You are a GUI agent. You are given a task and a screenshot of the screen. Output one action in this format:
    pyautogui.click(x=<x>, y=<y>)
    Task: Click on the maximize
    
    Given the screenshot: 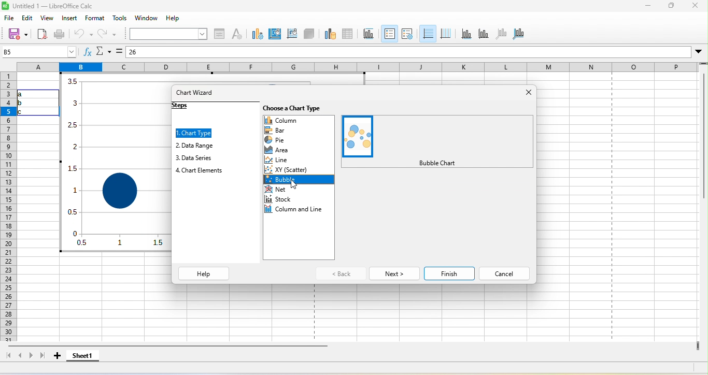 What is the action you would take?
    pyautogui.click(x=672, y=7)
    